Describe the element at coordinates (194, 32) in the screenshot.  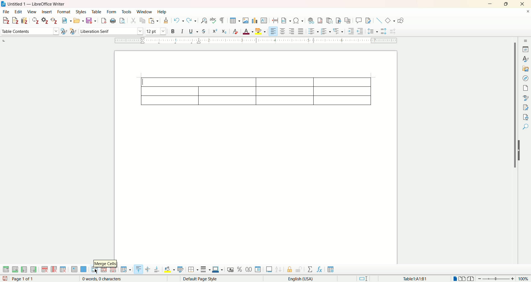
I see `underline` at that location.